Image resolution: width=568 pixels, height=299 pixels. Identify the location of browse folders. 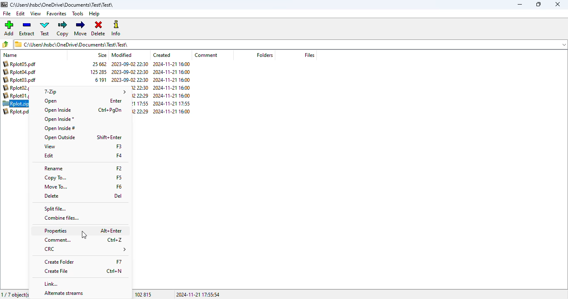
(6, 44).